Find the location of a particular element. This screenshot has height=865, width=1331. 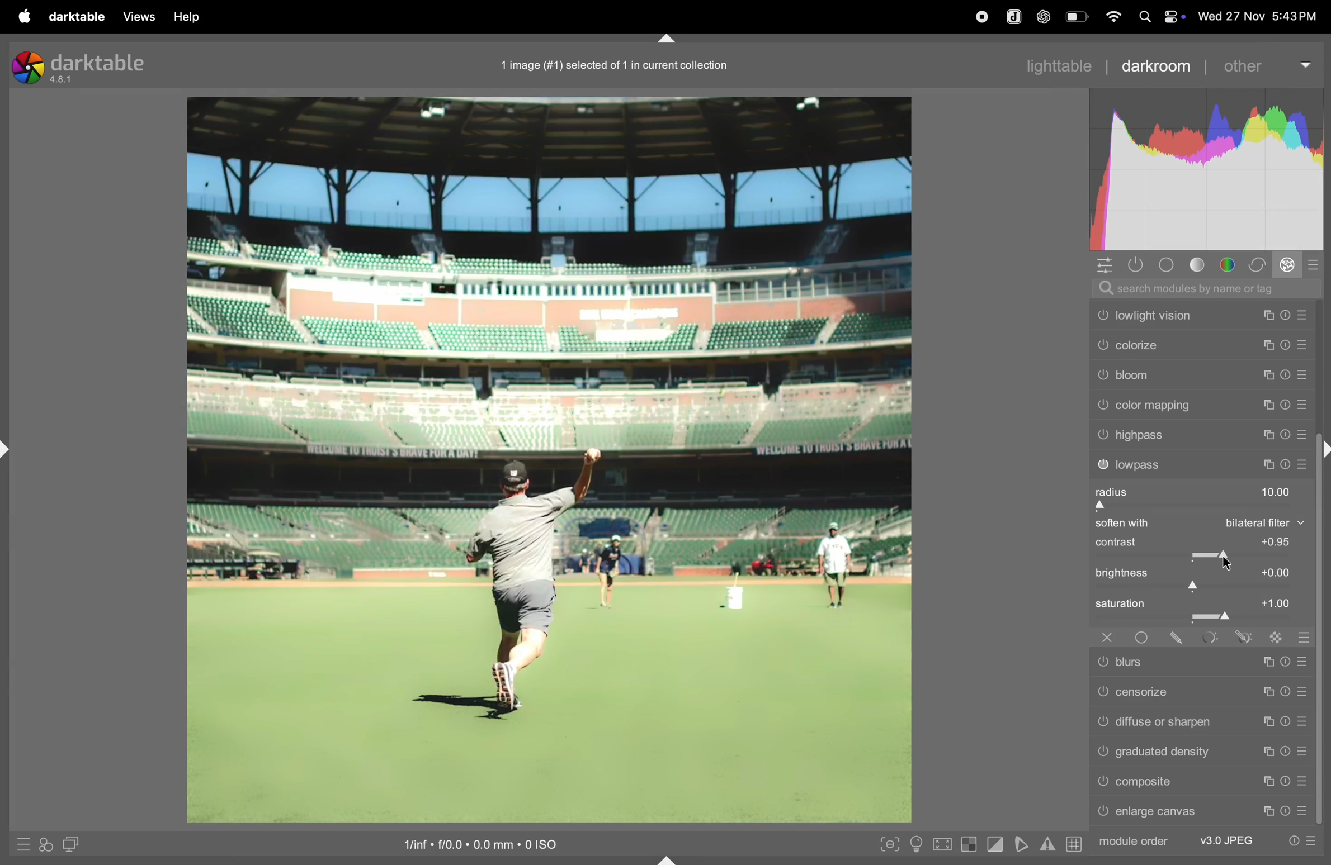

battery is located at coordinates (1078, 16).